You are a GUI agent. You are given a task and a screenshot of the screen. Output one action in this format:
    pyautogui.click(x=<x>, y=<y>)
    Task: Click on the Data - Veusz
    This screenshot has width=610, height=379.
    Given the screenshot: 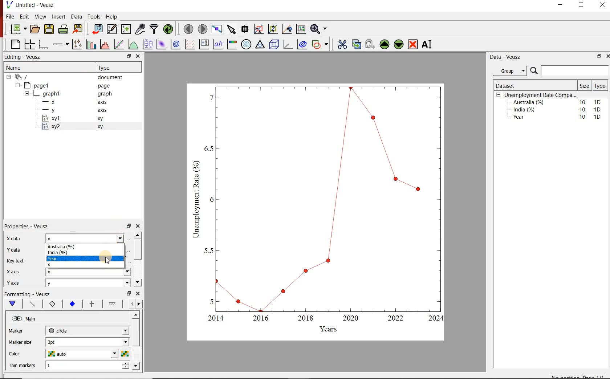 What is the action you would take?
    pyautogui.click(x=512, y=57)
    